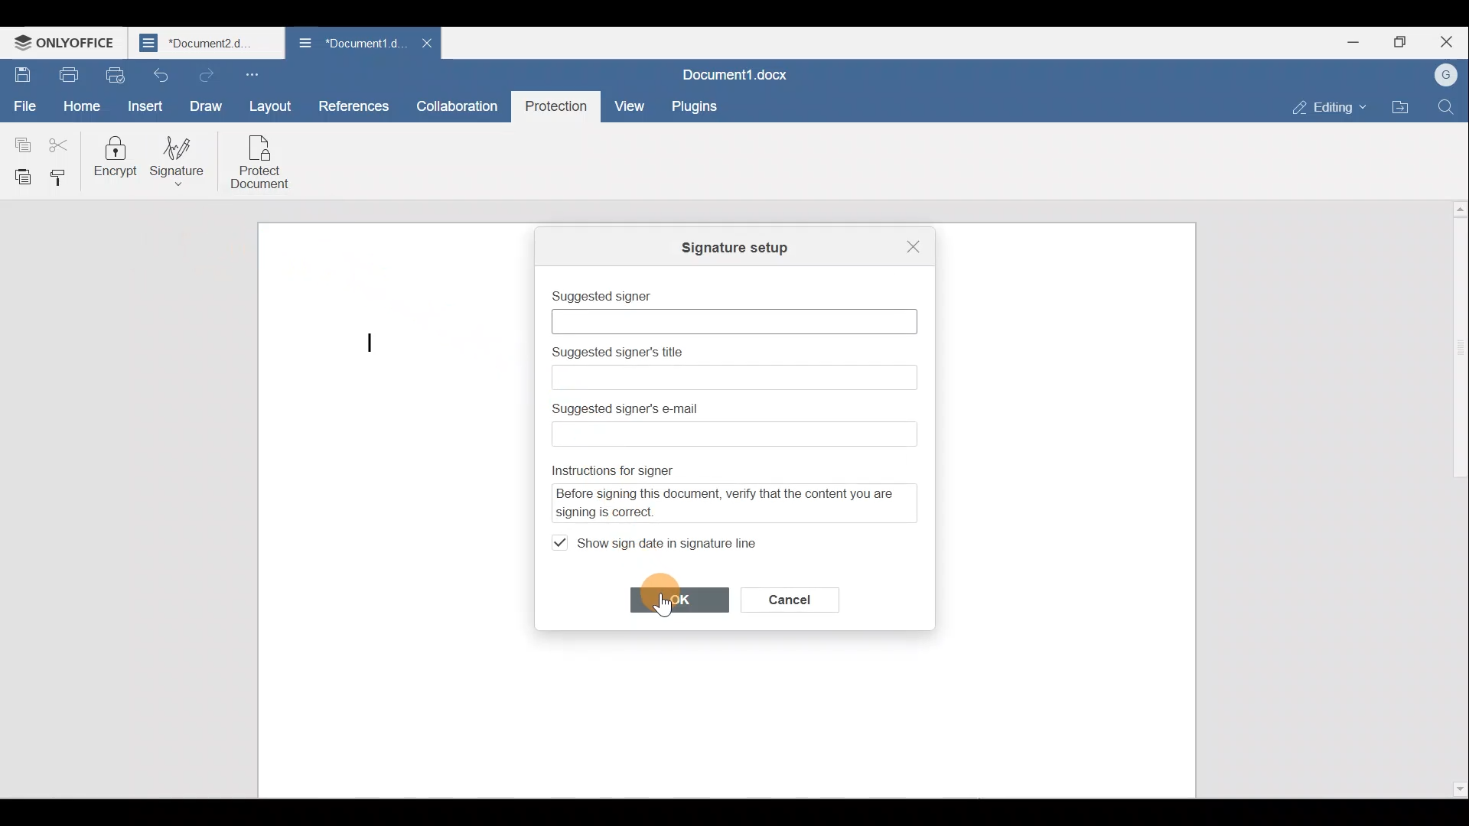  What do you see at coordinates (60, 141) in the screenshot?
I see `Cut` at bounding box center [60, 141].